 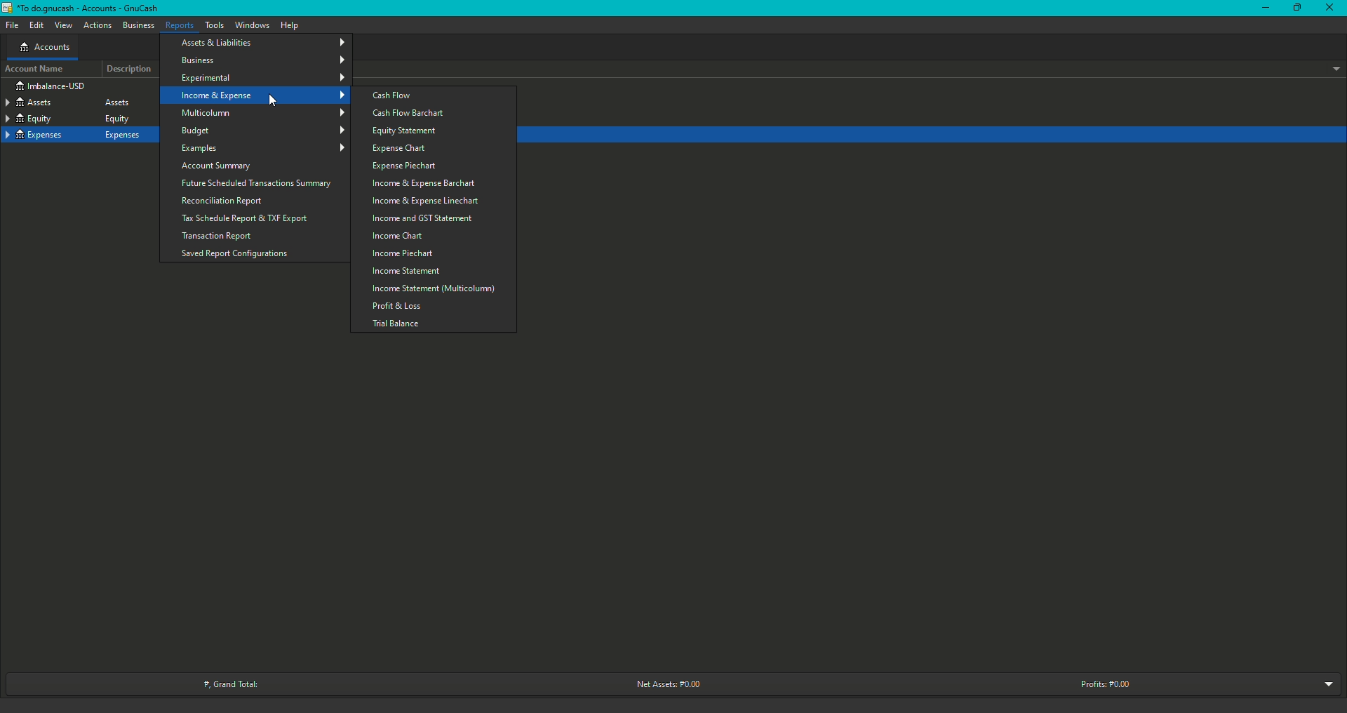 I want to click on Window, so click(x=250, y=26).